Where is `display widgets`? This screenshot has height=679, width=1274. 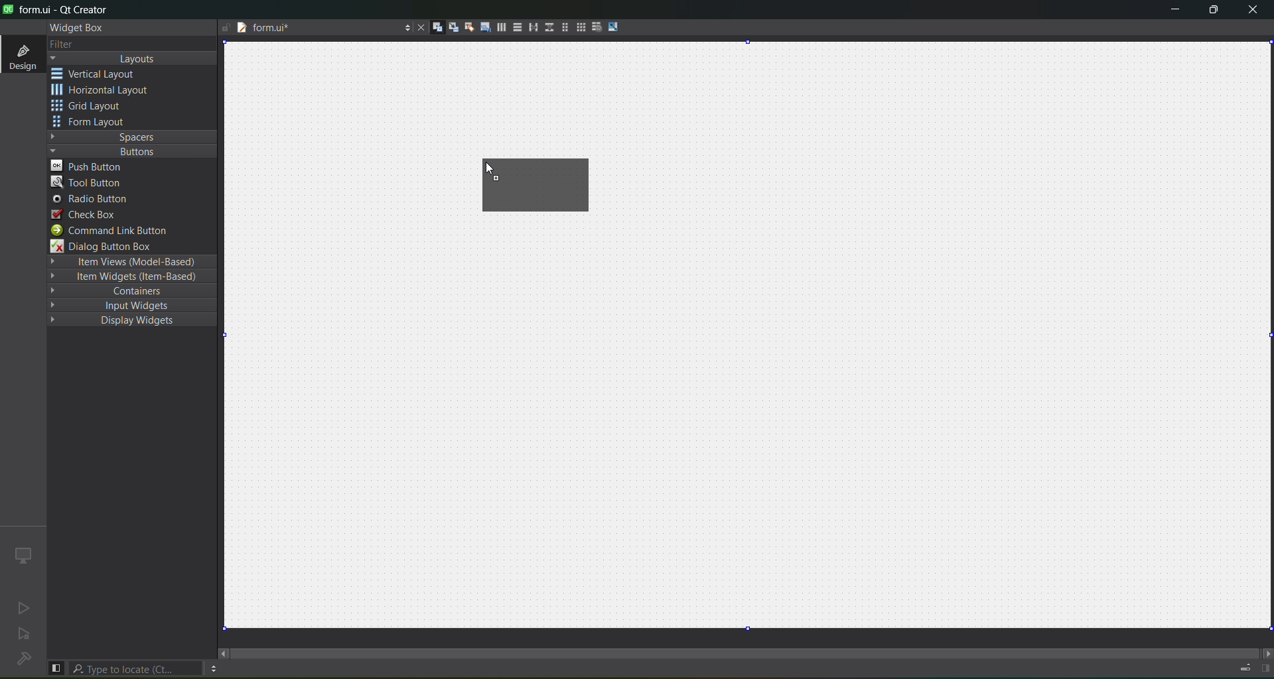 display widgets is located at coordinates (122, 321).